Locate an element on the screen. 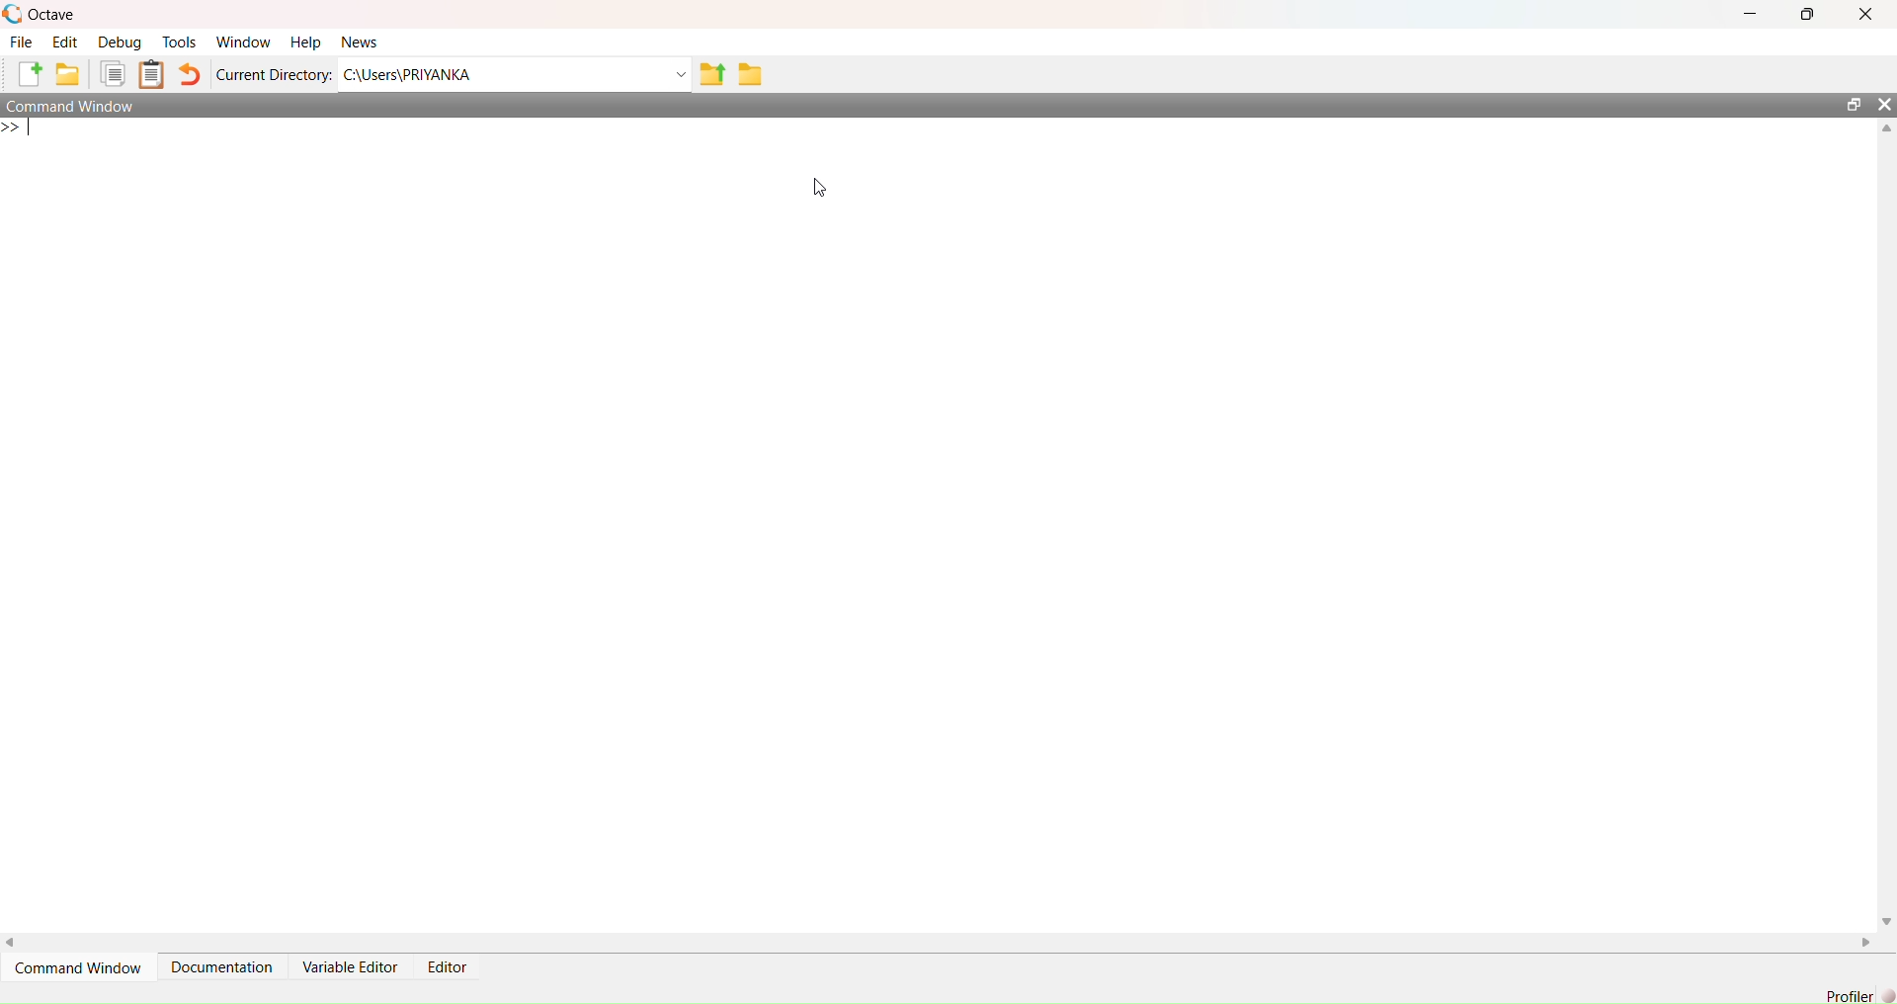  vertical scroll bar is located at coordinates (1887, 525).